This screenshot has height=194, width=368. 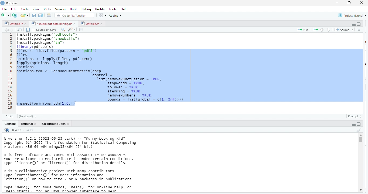 What do you see at coordinates (51, 24) in the screenshot?
I see `rs studio pdf data mining r` at bounding box center [51, 24].